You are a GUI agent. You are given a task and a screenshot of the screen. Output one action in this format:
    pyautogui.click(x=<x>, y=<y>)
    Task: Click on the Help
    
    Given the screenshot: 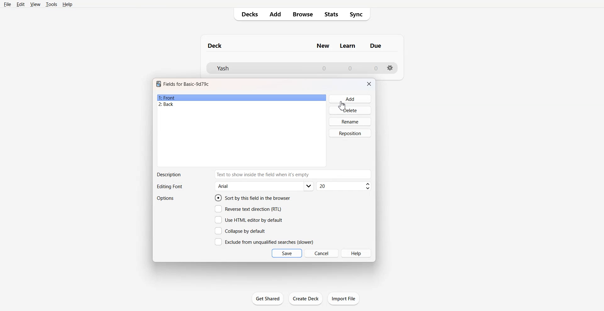 What is the action you would take?
    pyautogui.click(x=68, y=4)
    